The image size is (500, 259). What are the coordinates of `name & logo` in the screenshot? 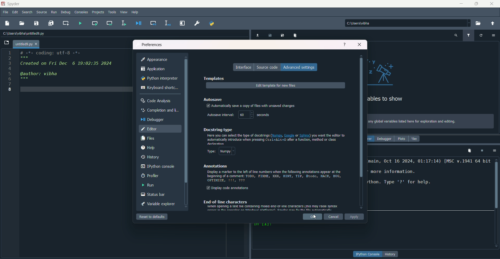 It's located at (11, 4).